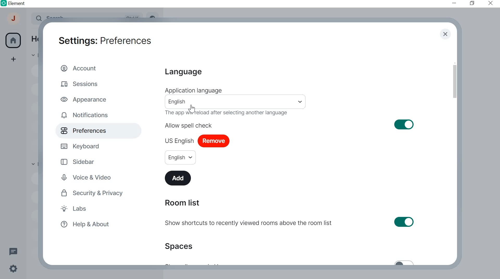  What do you see at coordinates (81, 83) in the screenshot?
I see `SESSIONS` at bounding box center [81, 83].